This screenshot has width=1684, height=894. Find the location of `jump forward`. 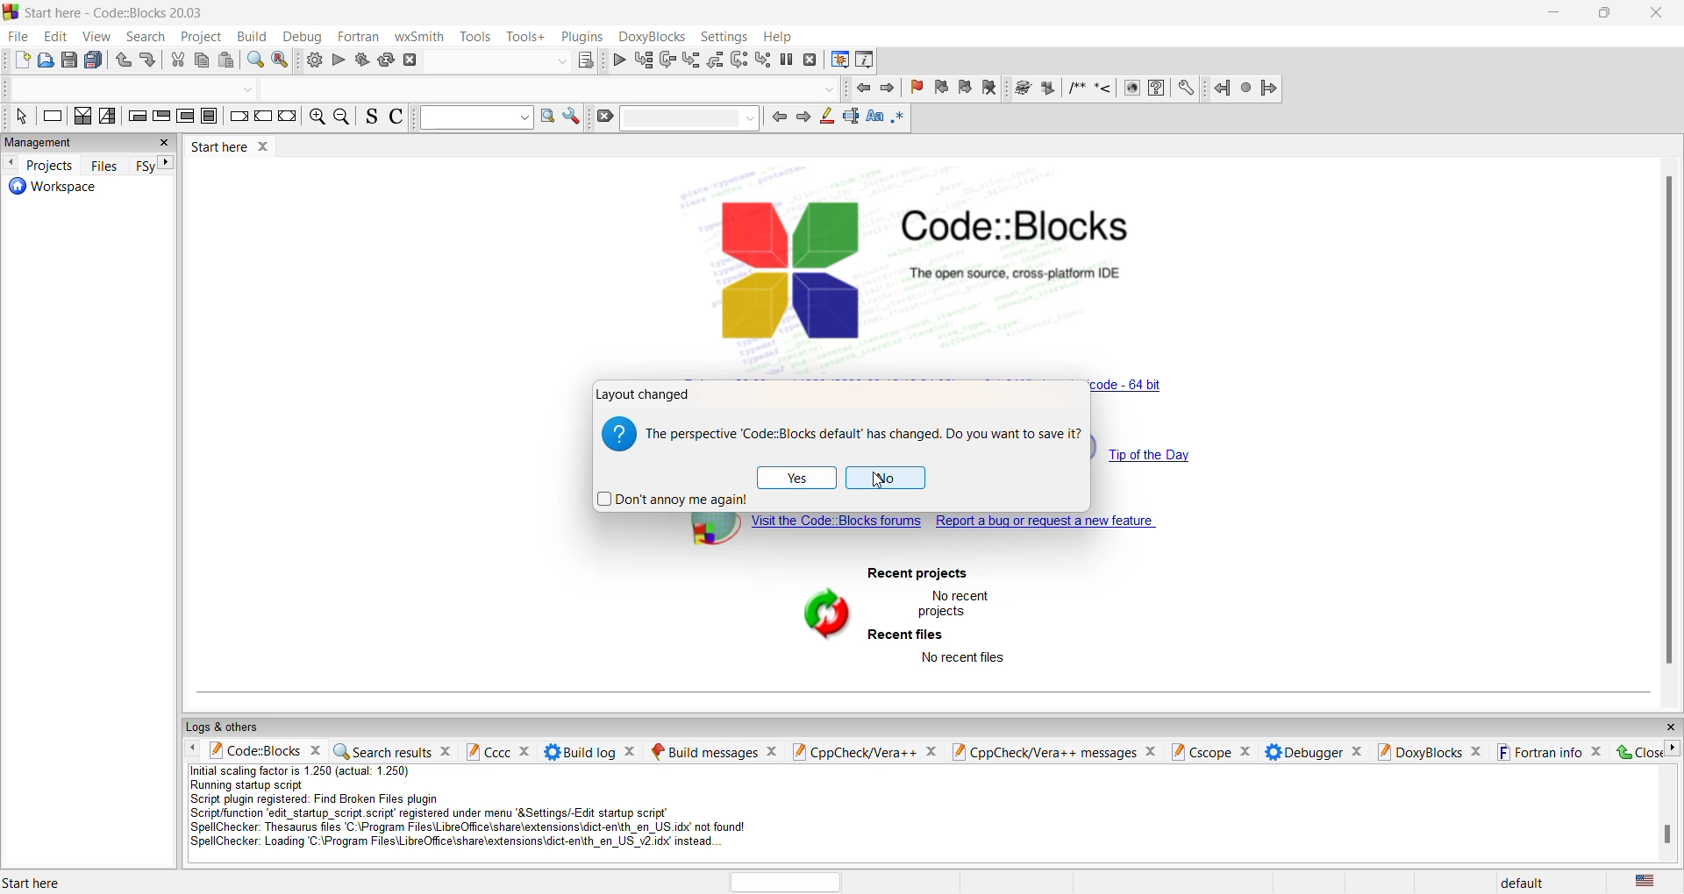

jump forward is located at coordinates (1267, 91).